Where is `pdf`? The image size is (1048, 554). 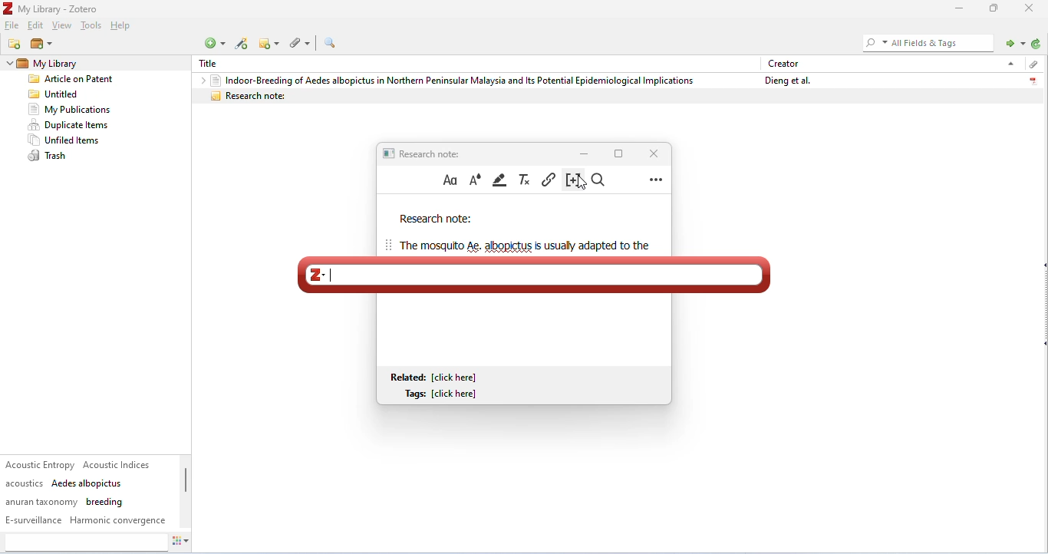 pdf is located at coordinates (1033, 79).